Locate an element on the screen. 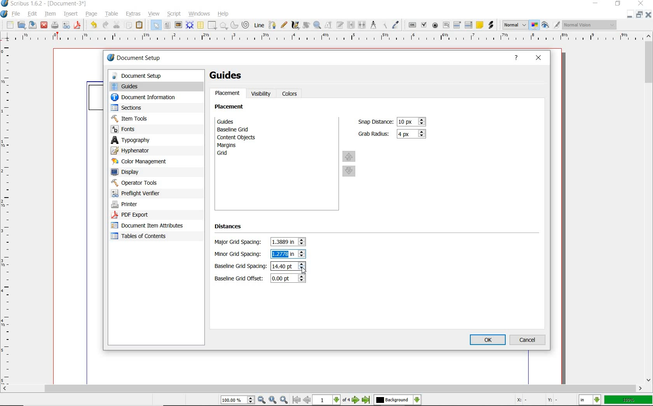  image frame is located at coordinates (178, 25).